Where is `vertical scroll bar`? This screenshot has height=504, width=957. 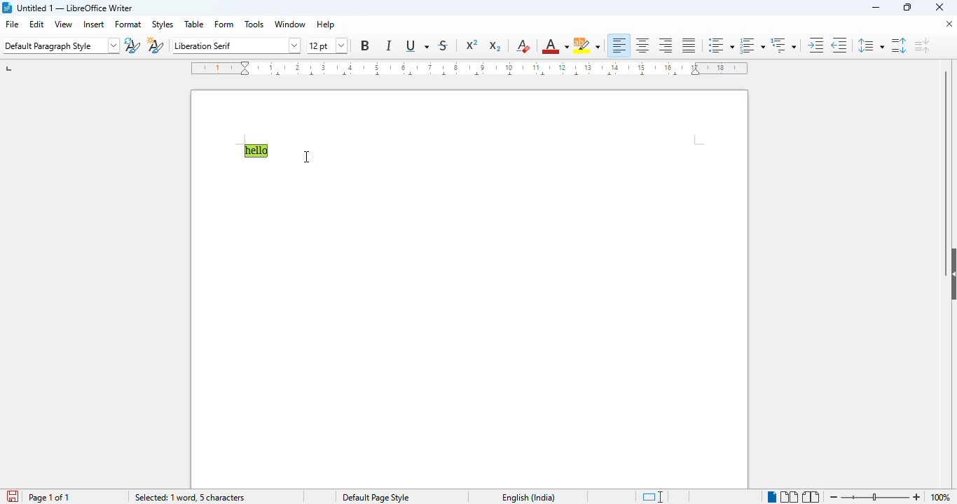
vertical scroll bar is located at coordinates (949, 150).